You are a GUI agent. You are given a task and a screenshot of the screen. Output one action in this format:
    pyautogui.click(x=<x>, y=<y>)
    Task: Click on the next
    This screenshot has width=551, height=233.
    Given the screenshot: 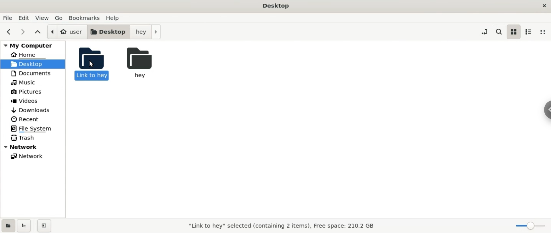 What is the action you would take?
    pyautogui.click(x=24, y=31)
    